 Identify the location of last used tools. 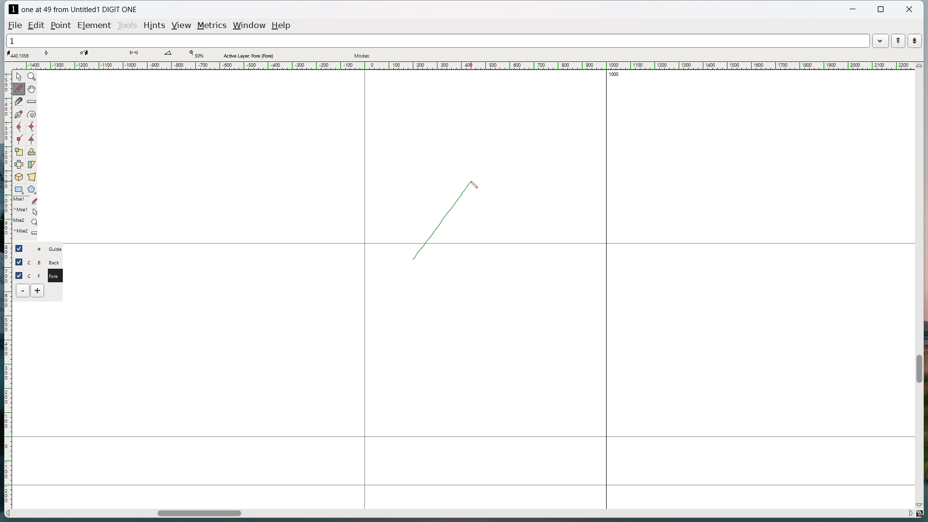
(25, 218).